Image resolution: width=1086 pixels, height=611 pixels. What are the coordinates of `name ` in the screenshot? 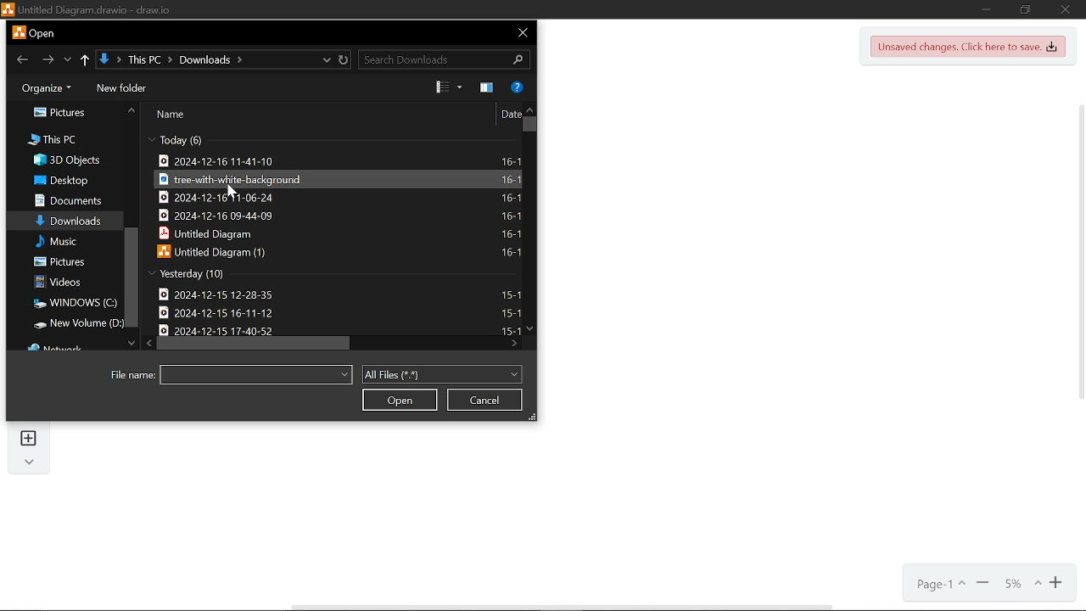 It's located at (171, 115).